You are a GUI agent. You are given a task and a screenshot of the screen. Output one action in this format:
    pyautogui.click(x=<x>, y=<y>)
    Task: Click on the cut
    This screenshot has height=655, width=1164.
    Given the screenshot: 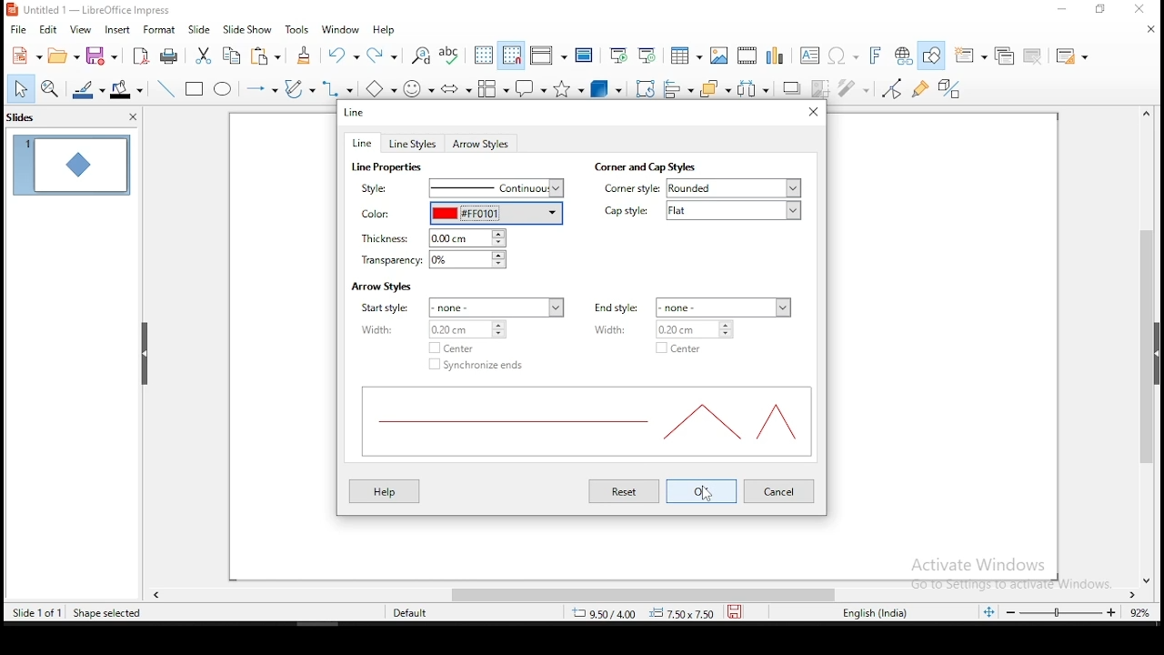 What is the action you would take?
    pyautogui.click(x=204, y=57)
    